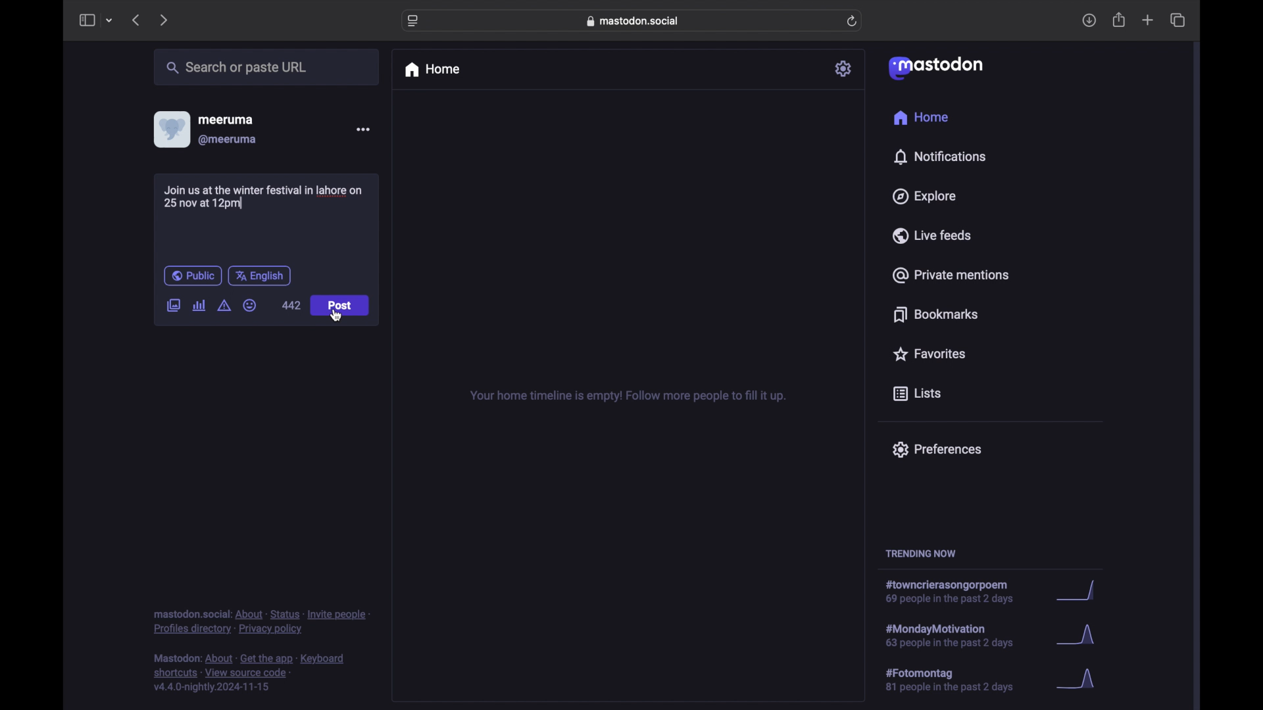 This screenshot has width=1263, height=710. What do you see at coordinates (86, 20) in the screenshot?
I see `sidebar` at bounding box center [86, 20].